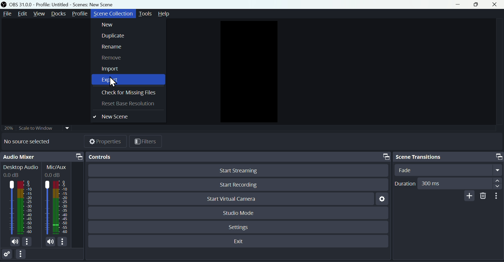  What do you see at coordinates (113, 69) in the screenshot?
I see `import` at bounding box center [113, 69].